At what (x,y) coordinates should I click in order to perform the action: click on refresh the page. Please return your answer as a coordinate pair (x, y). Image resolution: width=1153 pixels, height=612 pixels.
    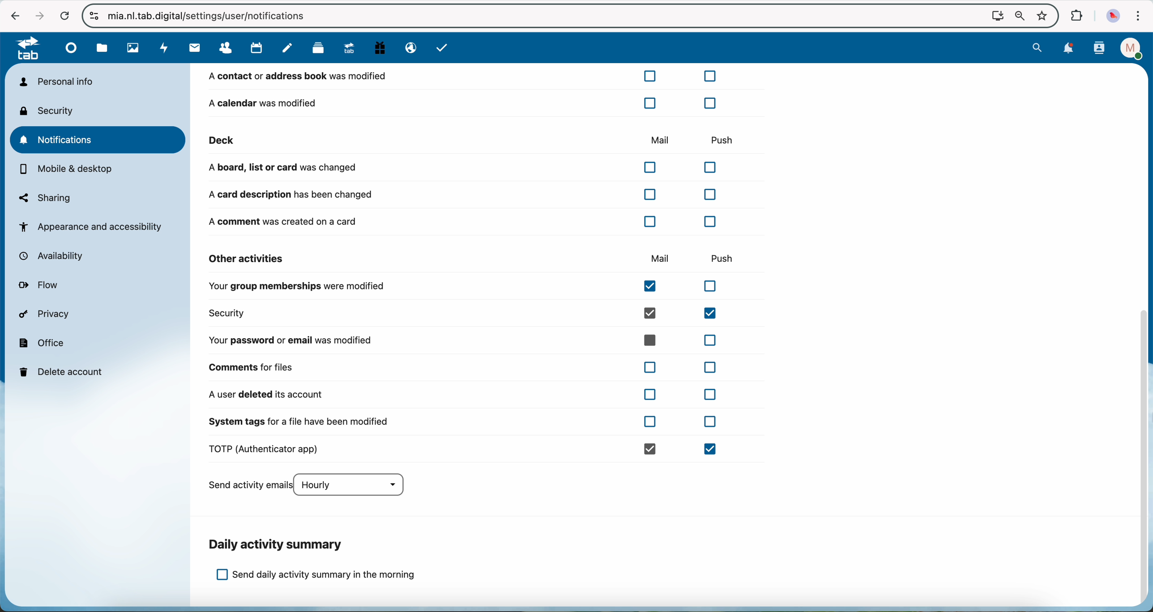
    Looking at the image, I should click on (64, 15).